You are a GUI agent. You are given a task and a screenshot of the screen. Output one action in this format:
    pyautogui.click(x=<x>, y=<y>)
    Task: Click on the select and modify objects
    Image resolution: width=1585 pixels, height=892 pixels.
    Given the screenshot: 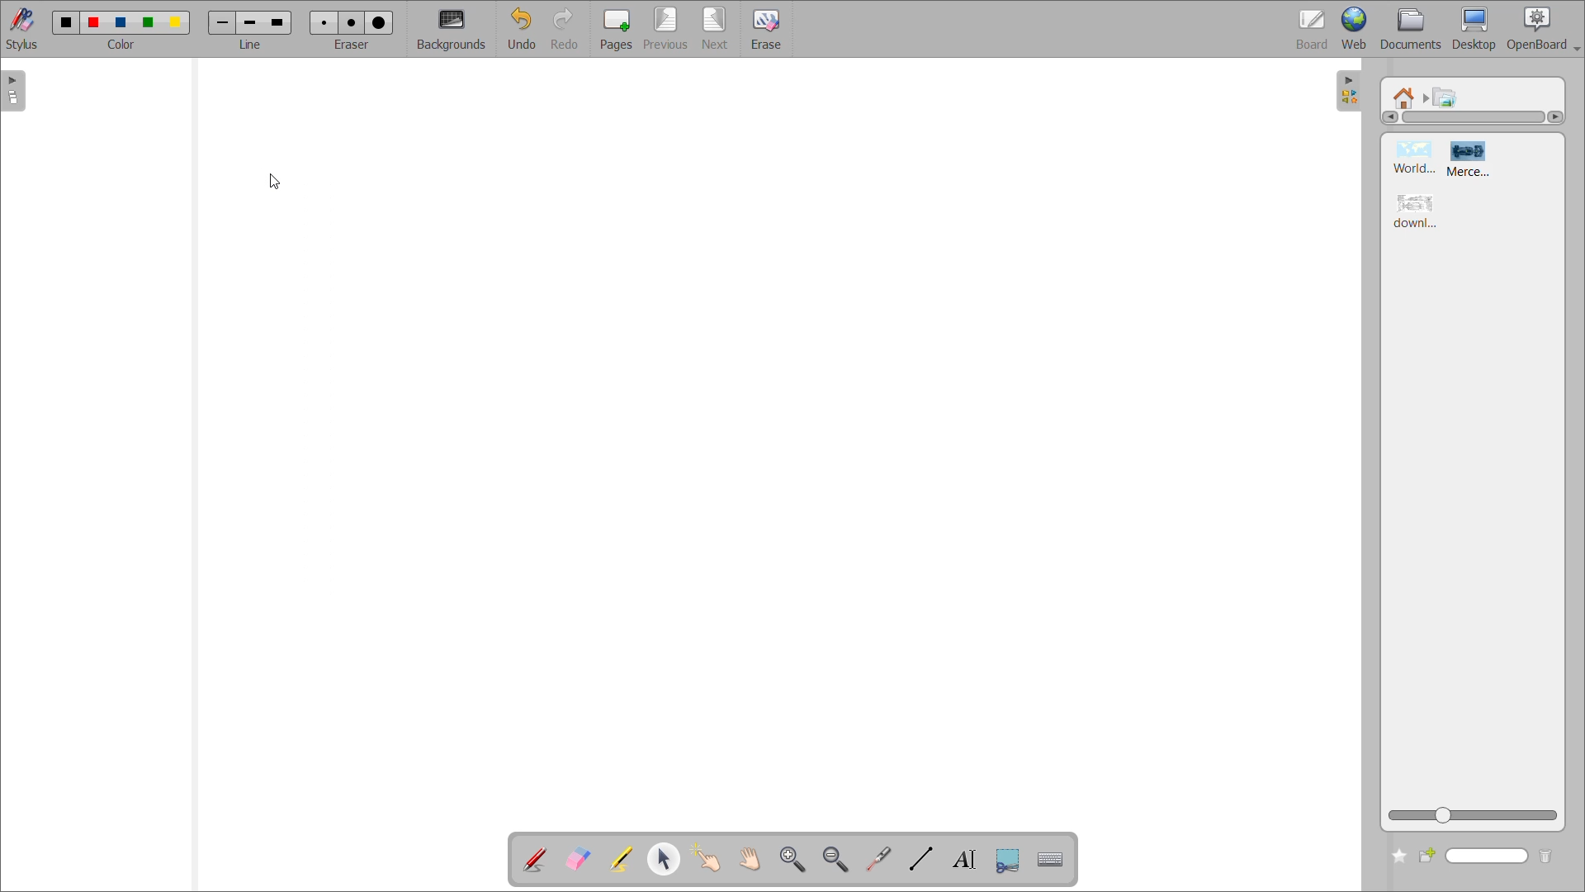 What is the action you would take?
    pyautogui.click(x=663, y=859)
    